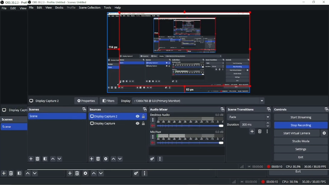 The height and width of the screenshot is (185, 329). Describe the element at coordinates (49, 8) in the screenshot. I see `View` at that location.